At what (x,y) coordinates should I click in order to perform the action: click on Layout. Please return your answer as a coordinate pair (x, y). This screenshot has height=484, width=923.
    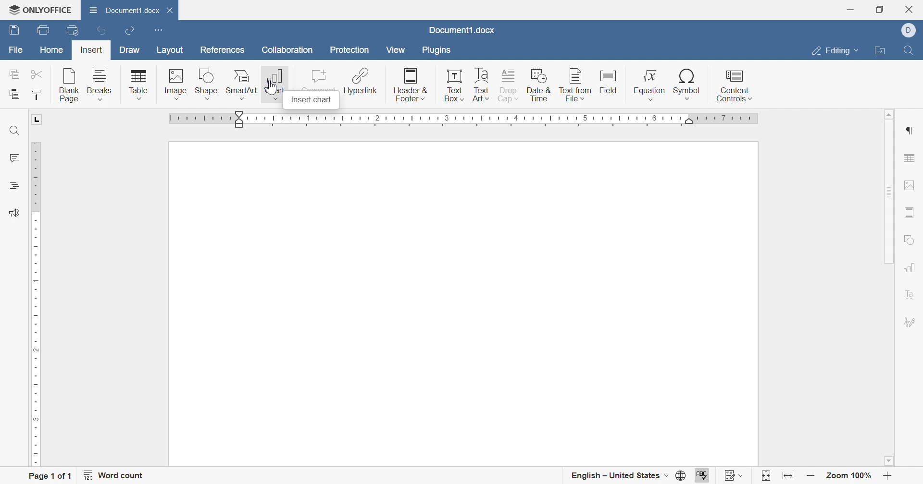
    Looking at the image, I should click on (170, 49).